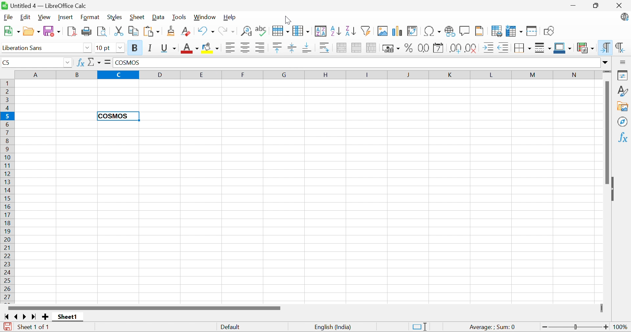  What do you see at coordinates (81, 64) in the screenshot?
I see `Function Wizard` at bounding box center [81, 64].